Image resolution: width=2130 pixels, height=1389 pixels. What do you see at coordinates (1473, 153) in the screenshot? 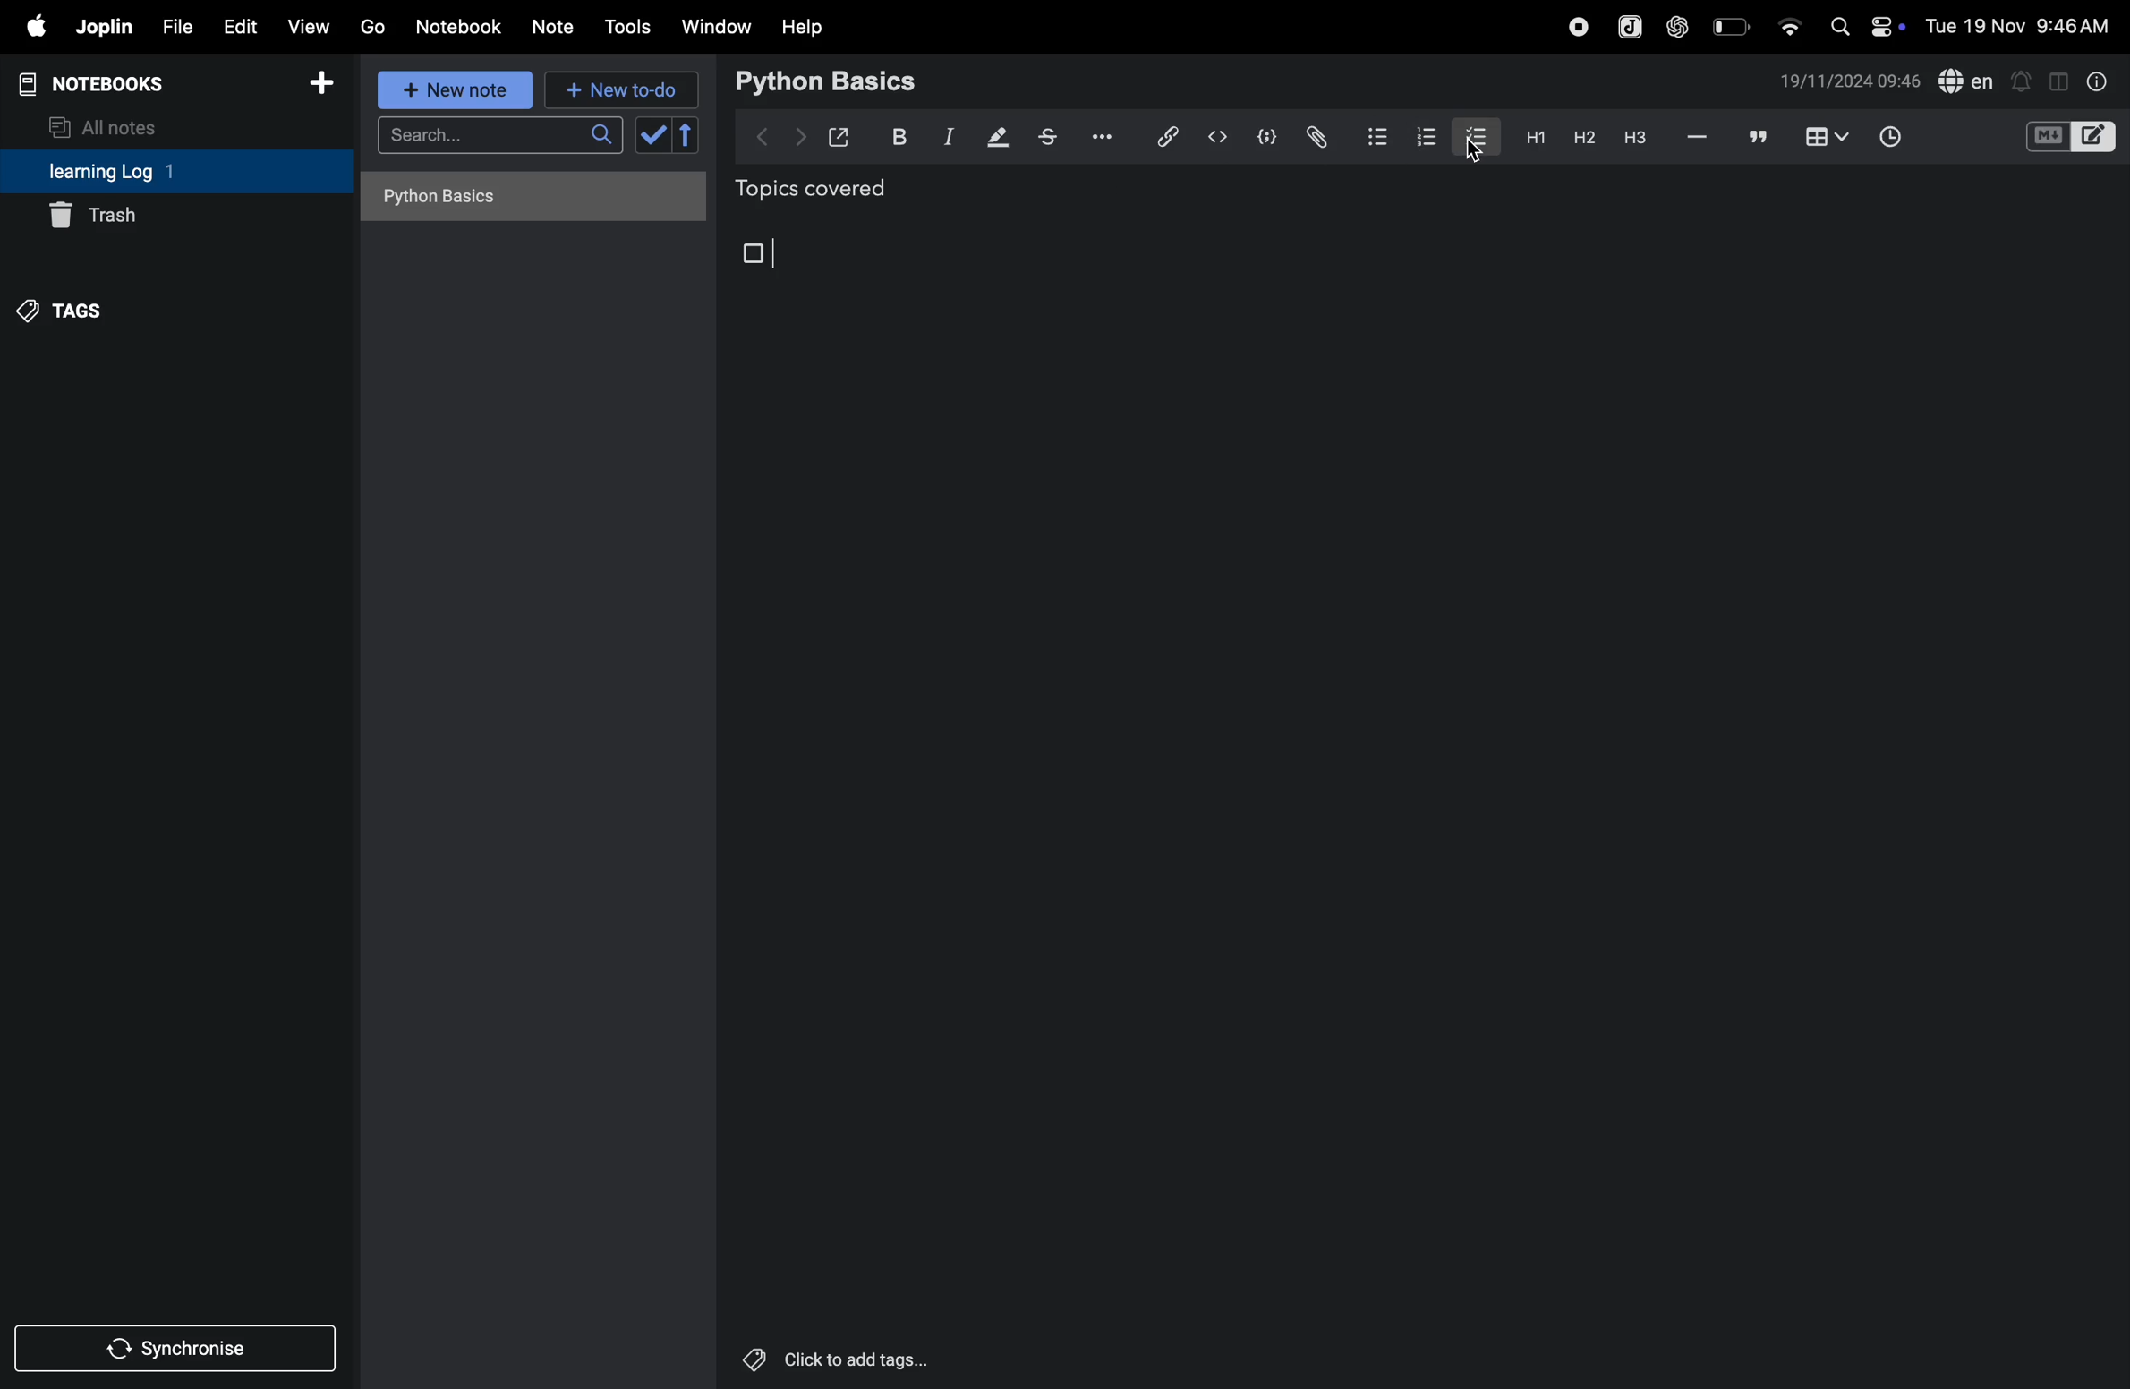
I see `cursor` at bounding box center [1473, 153].